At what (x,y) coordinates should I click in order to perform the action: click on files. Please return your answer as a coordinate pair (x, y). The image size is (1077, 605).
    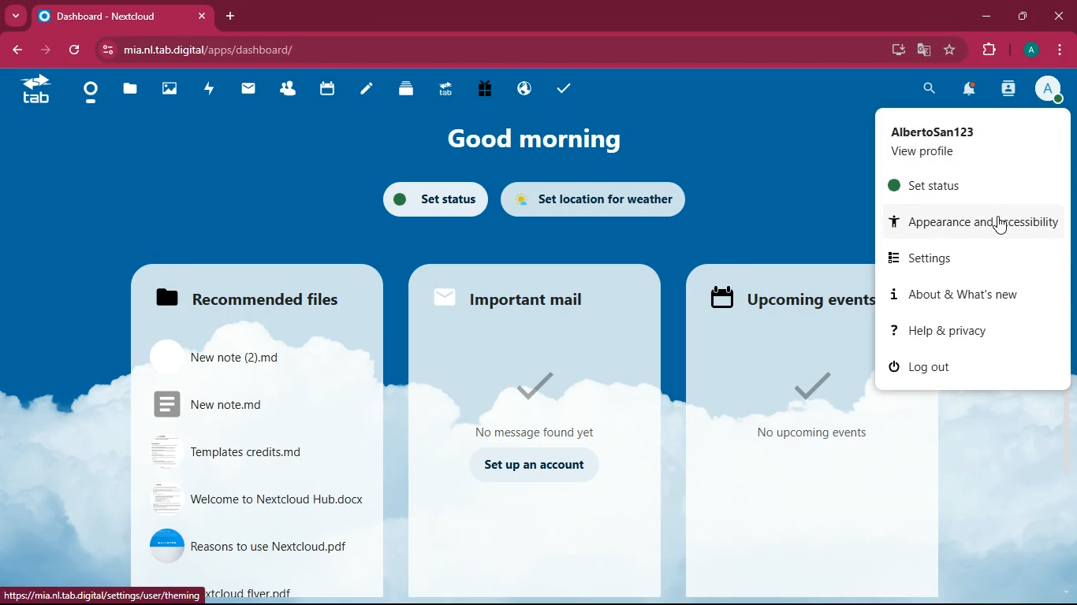
    Looking at the image, I should click on (132, 91).